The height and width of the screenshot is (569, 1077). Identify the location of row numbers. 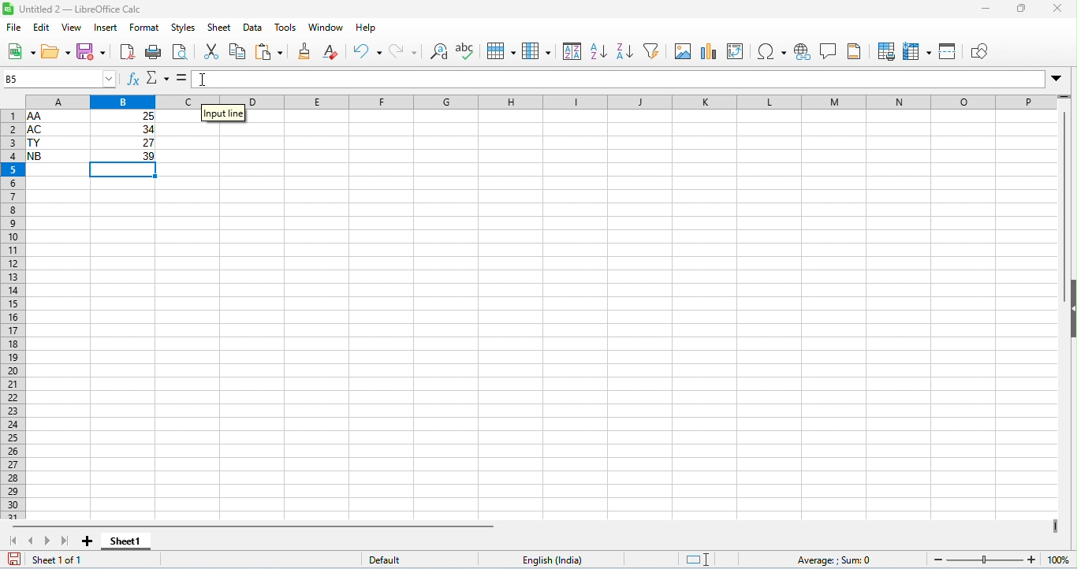
(11, 314).